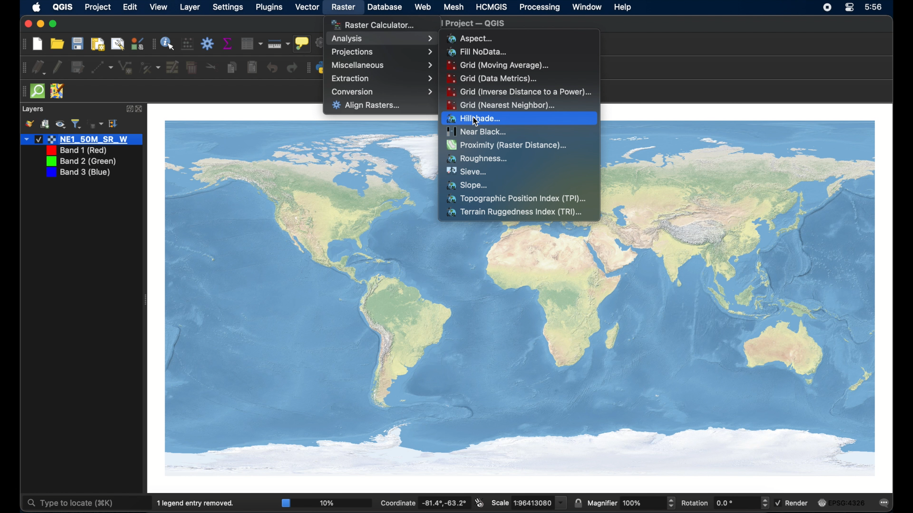 This screenshot has height=513, width=913. I want to click on current crs, so click(843, 503).